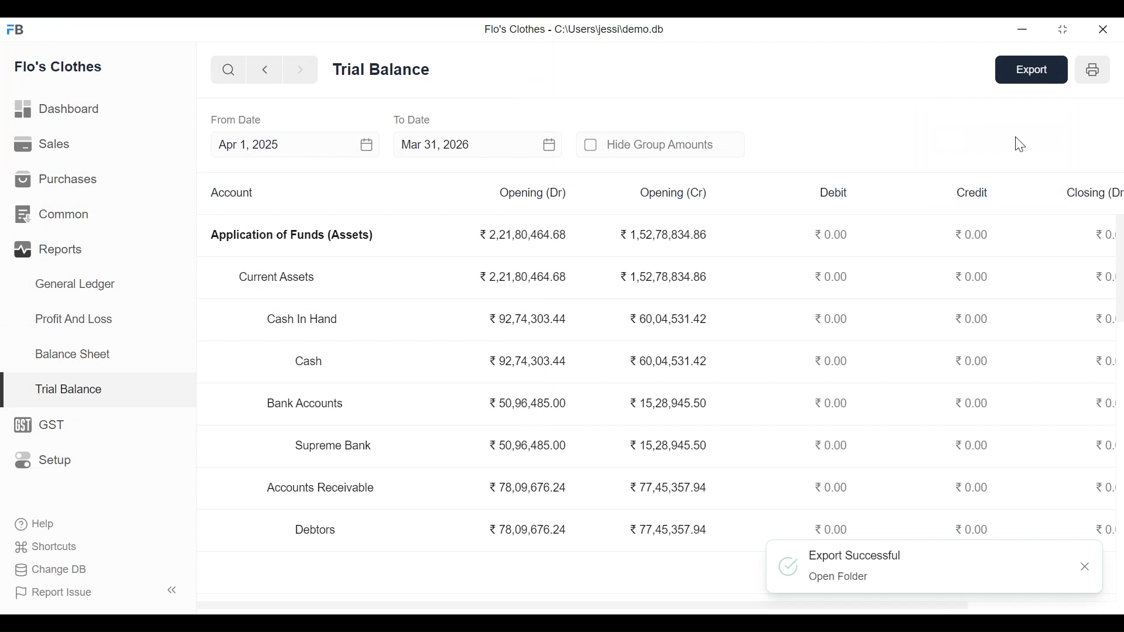 Image resolution: width=1124 pixels, height=632 pixels. Describe the element at coordinates (662, 235) in the screenshot. I see `1,52,78,834.86` at that location.